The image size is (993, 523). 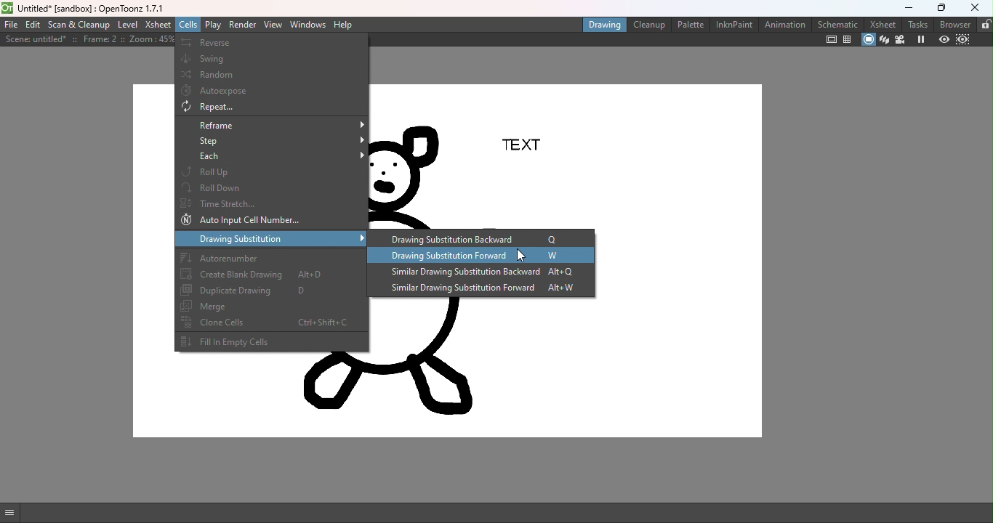 What do you see at coordinates (984, 24) in the screenshot?
I see `lock rooms tab` at bounding box center [984, 24].